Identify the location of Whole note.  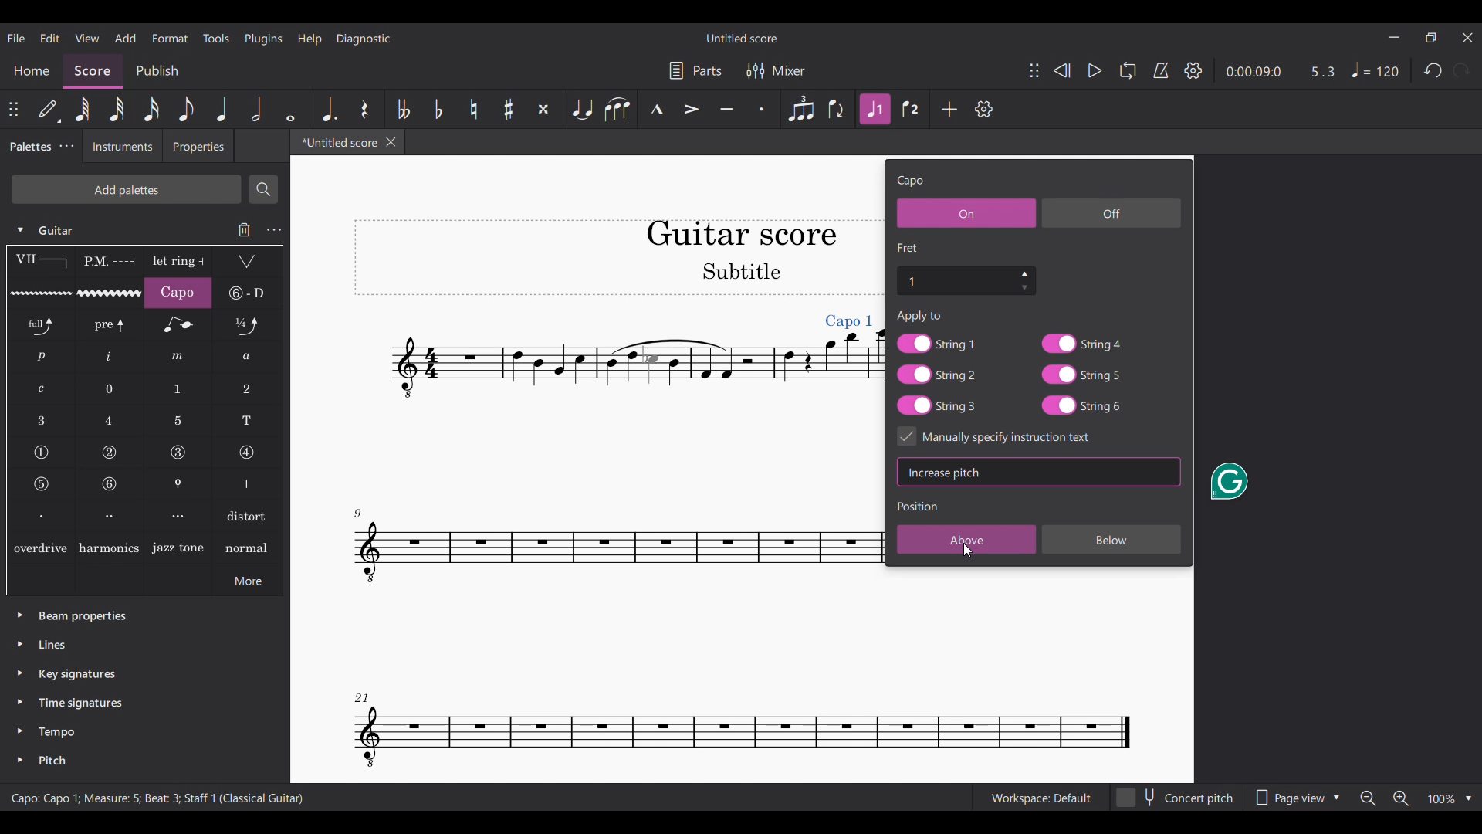
(290, 109).